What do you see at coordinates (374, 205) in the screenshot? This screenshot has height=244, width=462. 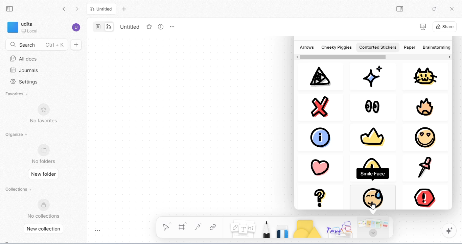 I see `cursor movement` at bounding box center [374, 205].